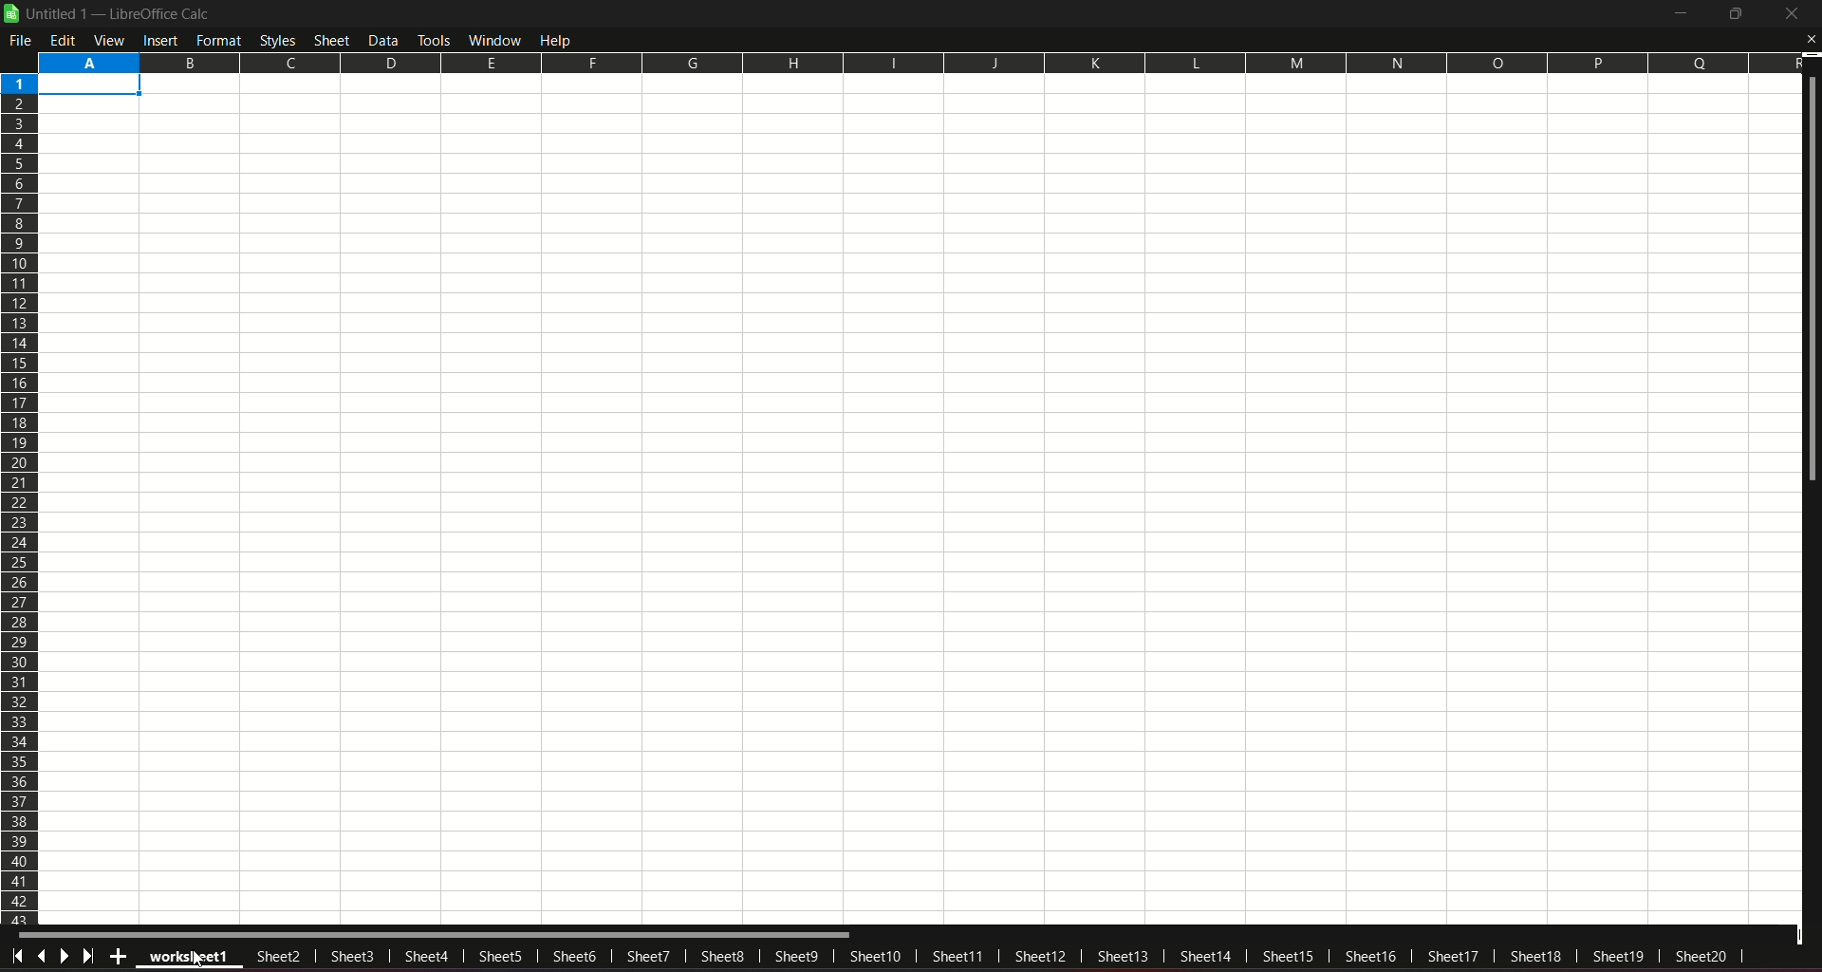 This screenshot has height=972, width=1822. I want to click on sheet14, so click(1205, 959).